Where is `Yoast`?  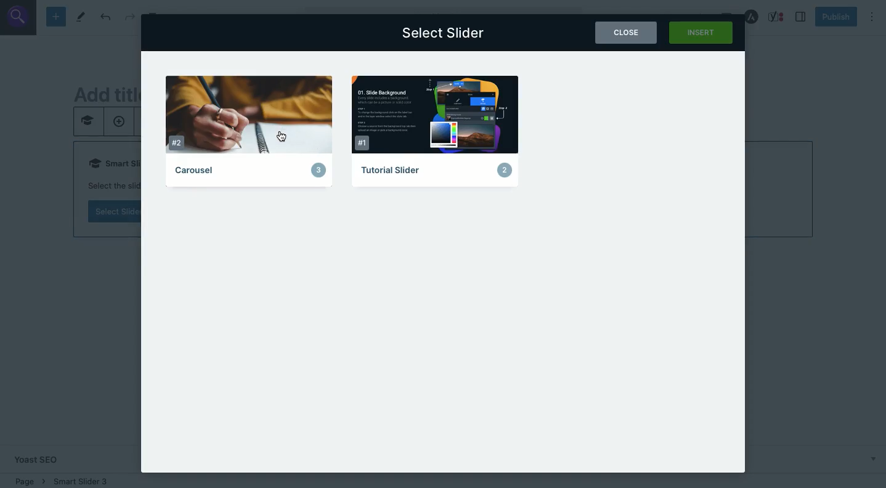 Yoast is located at coordinates (46, 458).